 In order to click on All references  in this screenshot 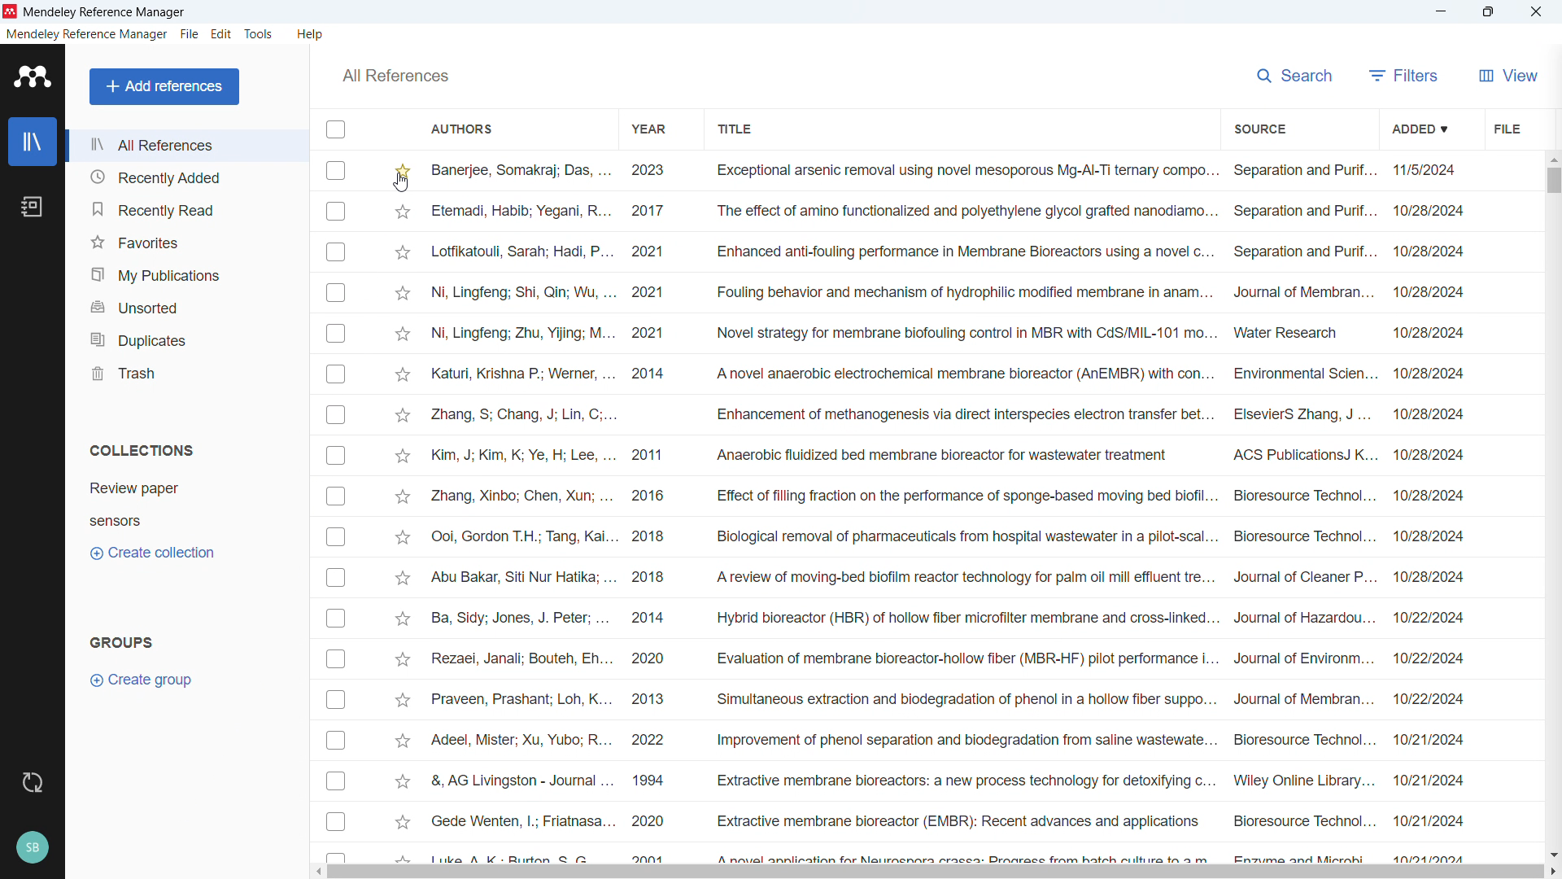, I will do `click(395, 75)`.